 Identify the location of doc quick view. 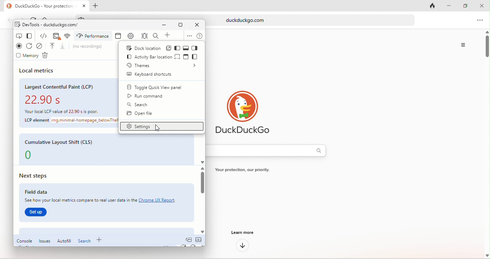
(187, 240).